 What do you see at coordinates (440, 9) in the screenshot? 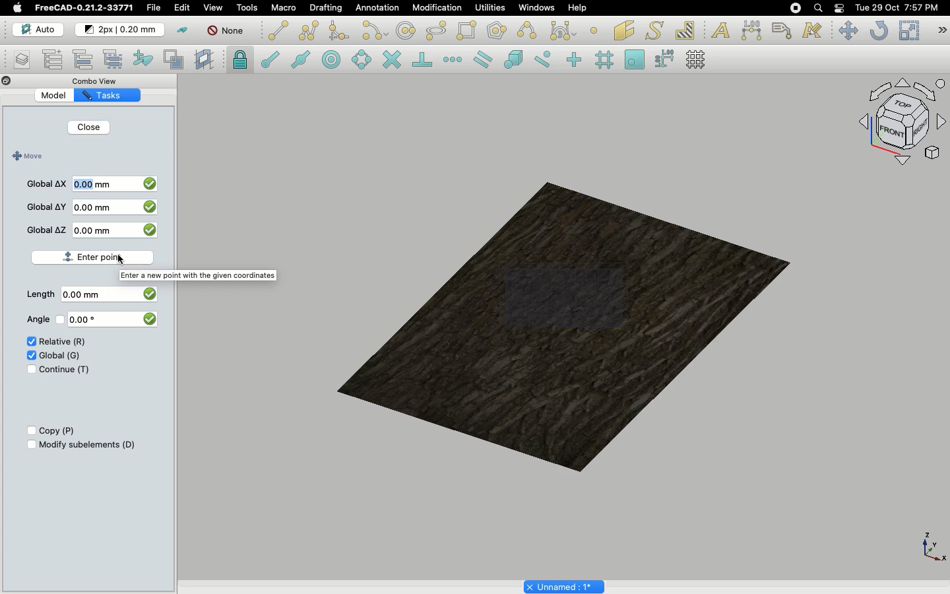
I see `Modification` at bounding box center [440, 9].